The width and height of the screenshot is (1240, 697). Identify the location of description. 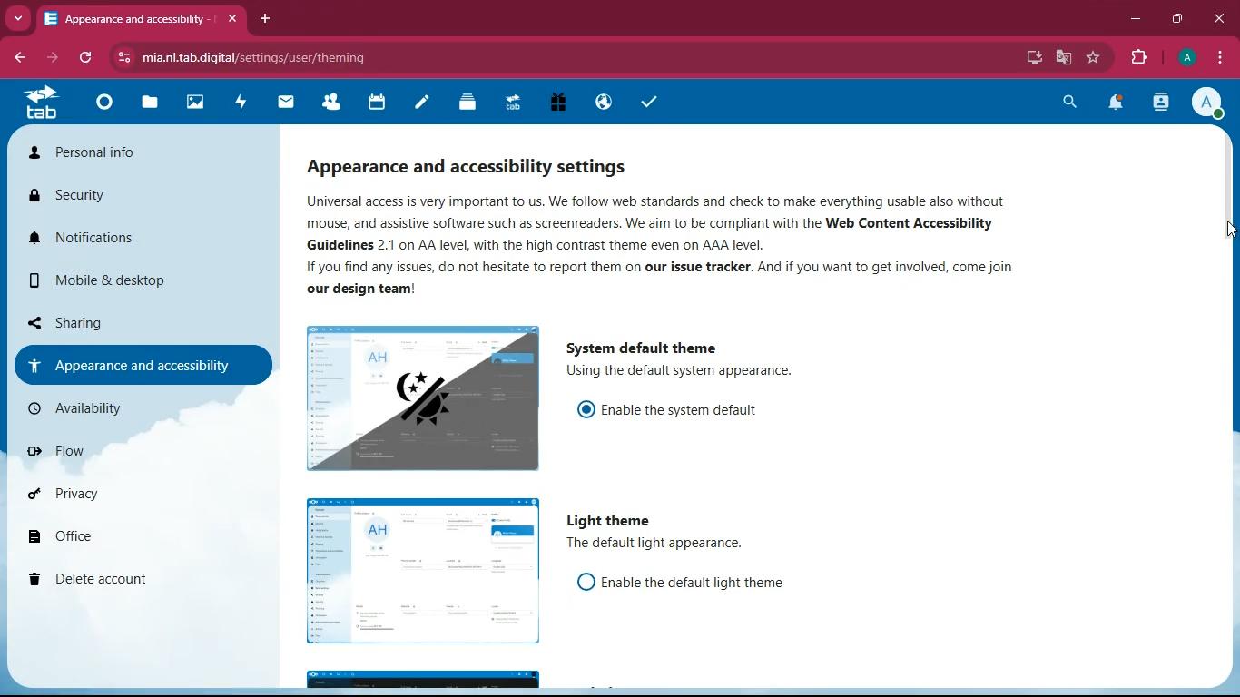
(702, 372).